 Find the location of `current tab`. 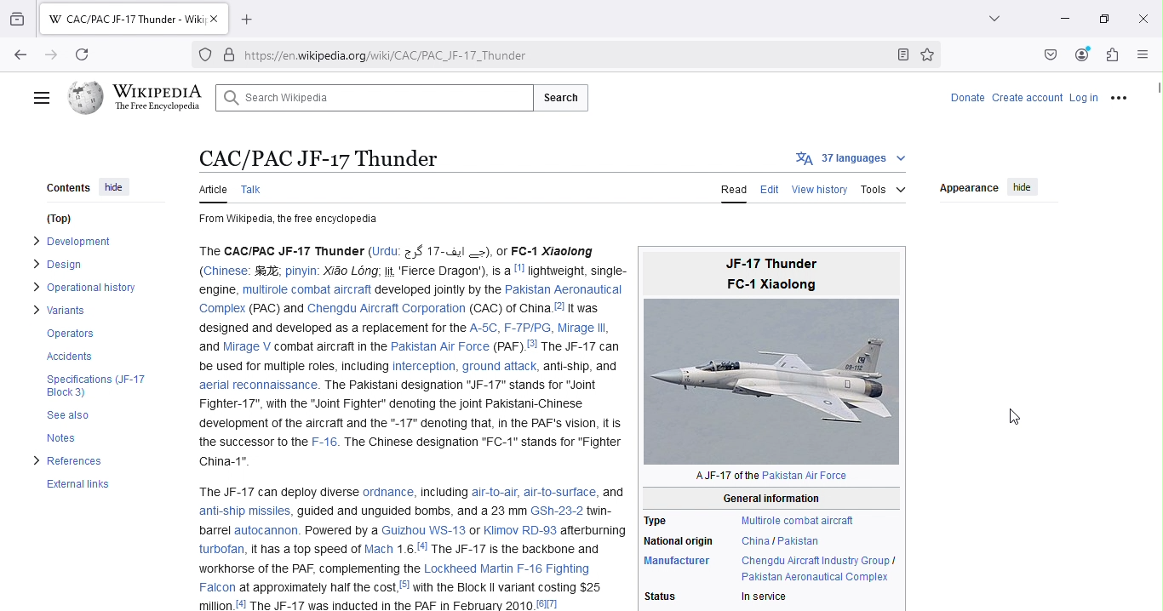

current tab is located at coordinates (127, 20).